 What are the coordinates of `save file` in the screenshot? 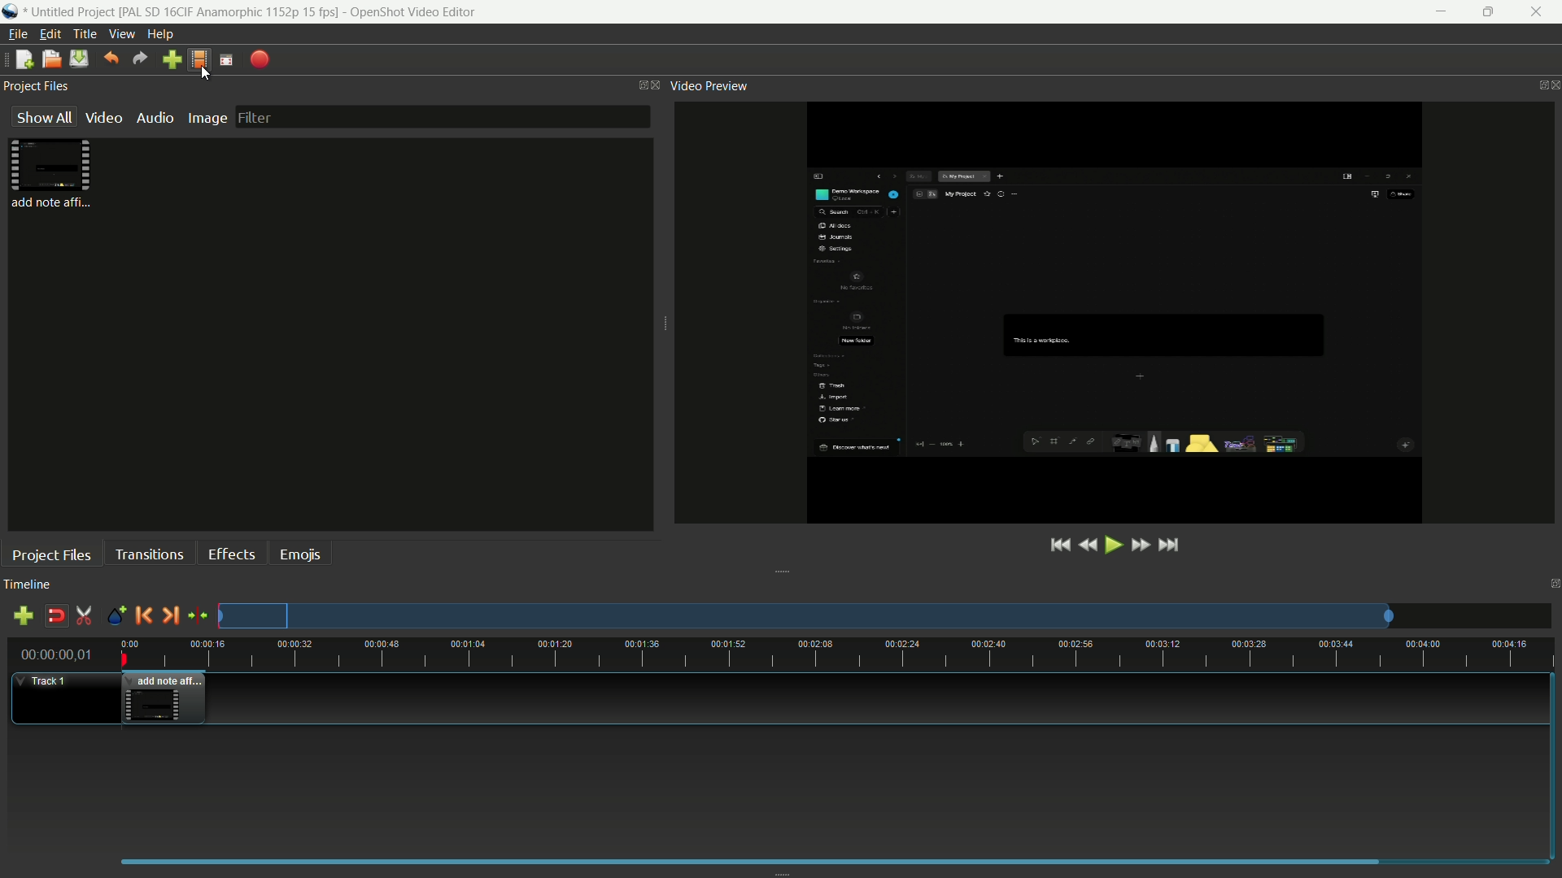 It's located at (80, 59).